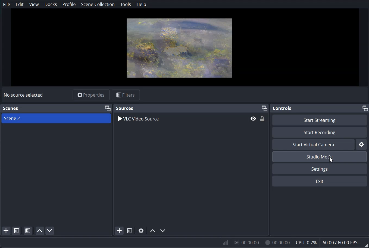  What do you see at coordinates (284, 109) in the screenshot?
I see `Control` at bounding box center [284, 109].